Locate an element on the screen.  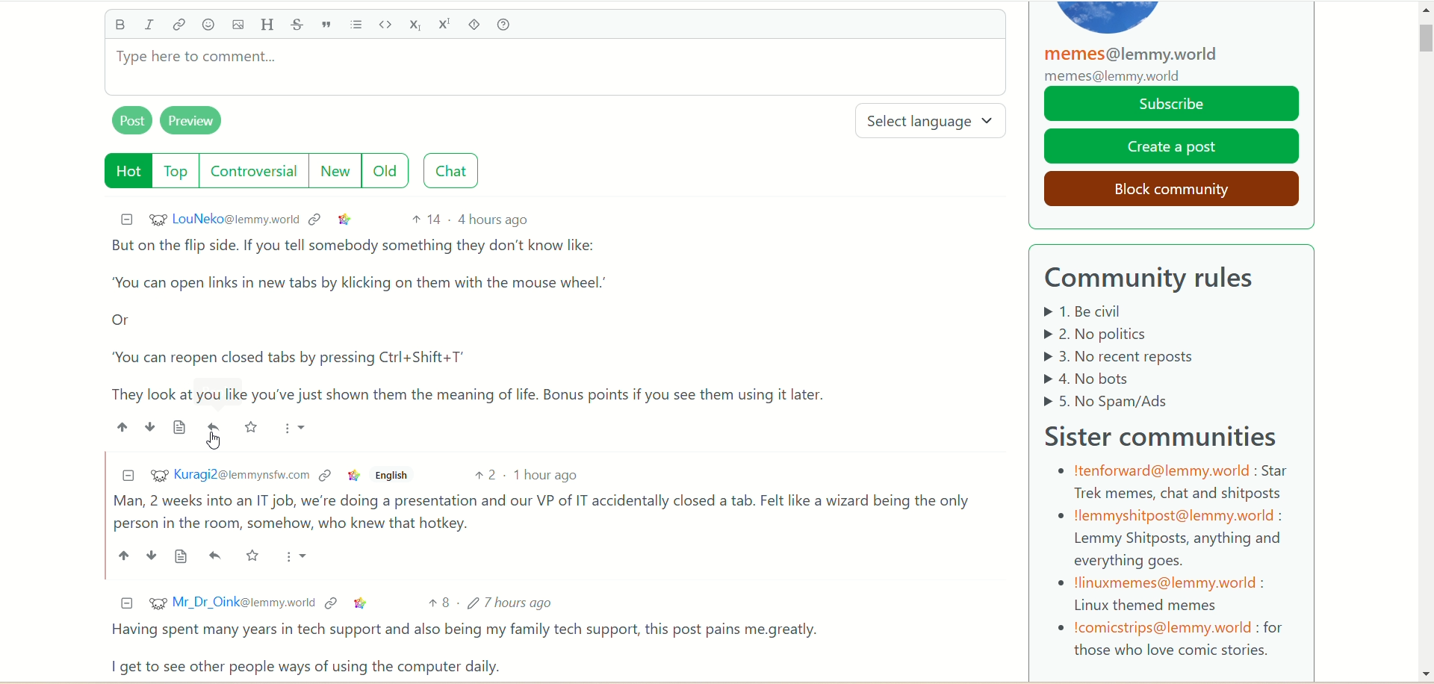
reply is located at coordinates (216, 426).